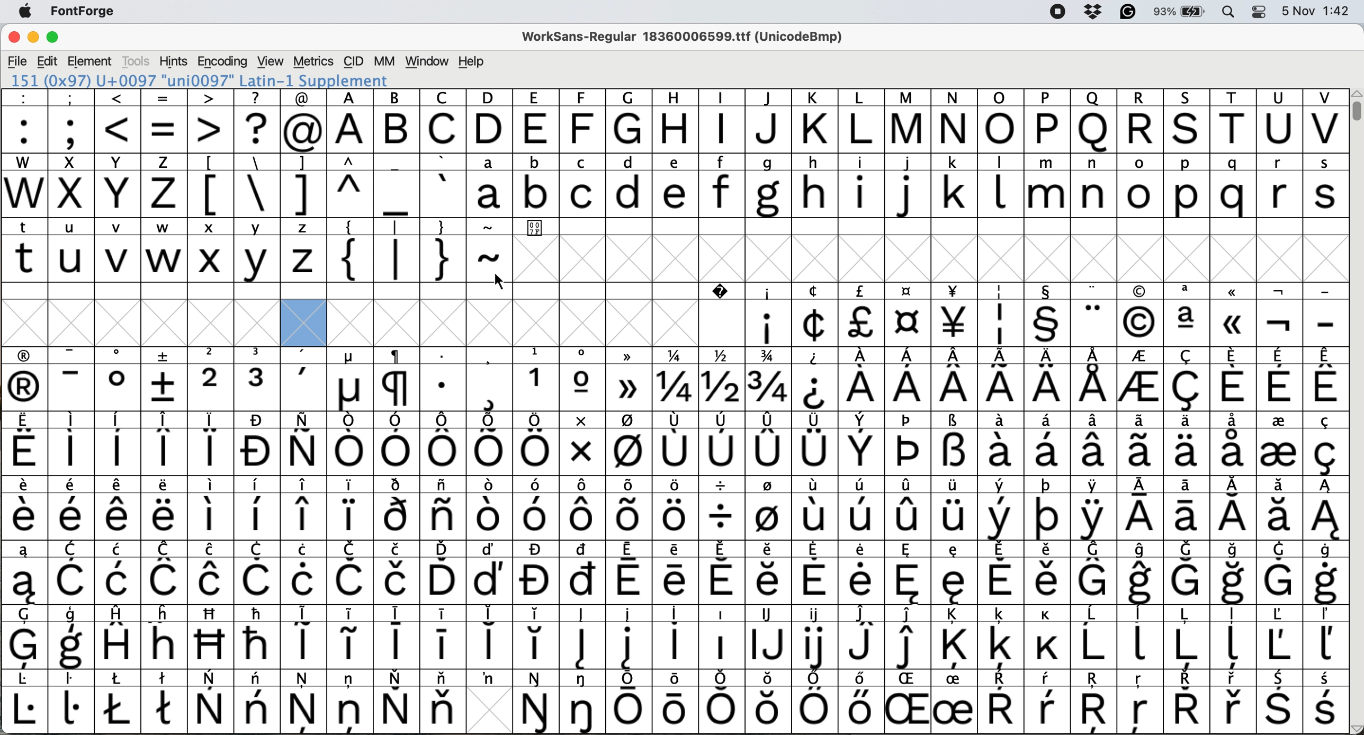 The image size is (1364, 735). What do you see at coordinates (1046, 508) in the screenshot?
I see `symbol` at bounding box center [1046, 508].